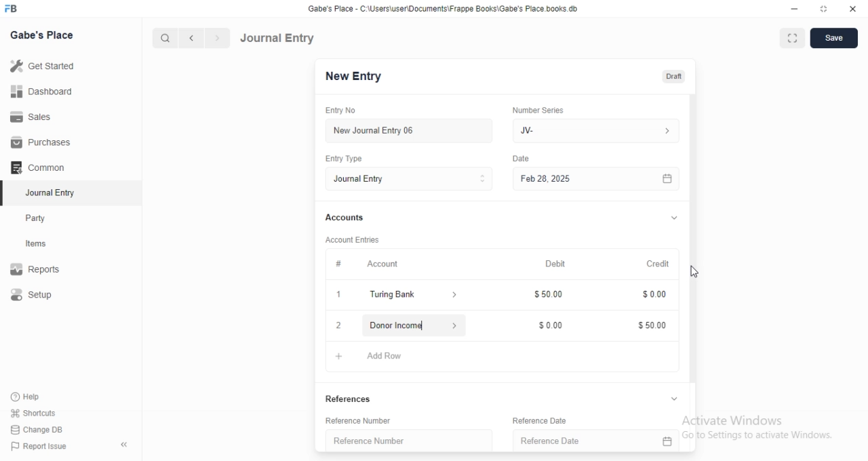 Image resolution: width=868 pixels, height=461 pixels. What do you see at coordinates (353, 397) in the screenshot?
I see `References` at bounding box center [353, 397].